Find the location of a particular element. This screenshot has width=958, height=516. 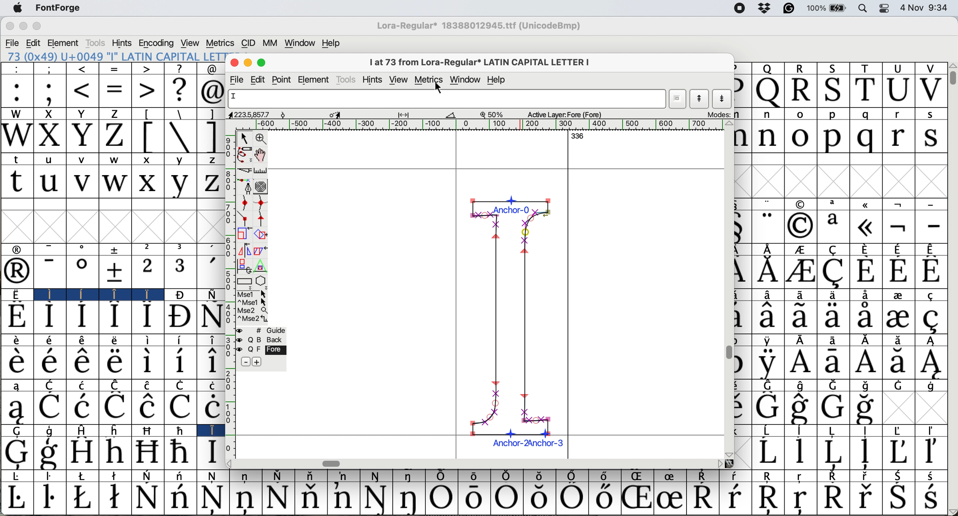

Symbol is located at coordinates (51, 477).